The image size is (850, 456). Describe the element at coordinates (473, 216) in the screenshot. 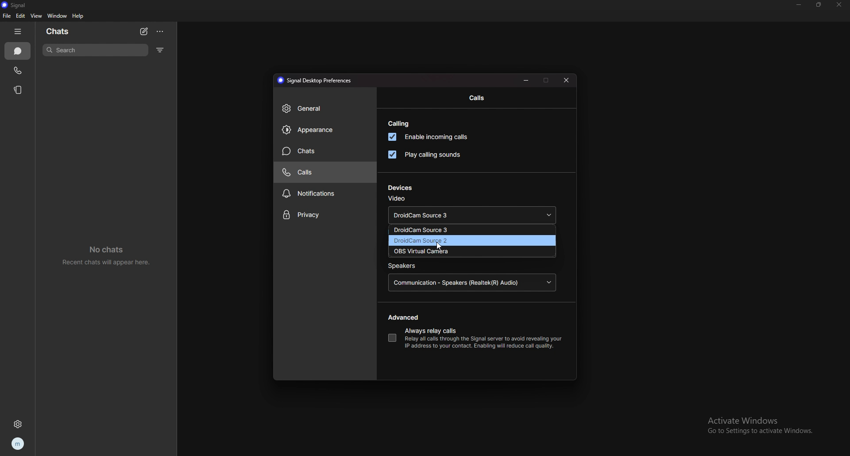

I see `video source` at that location.